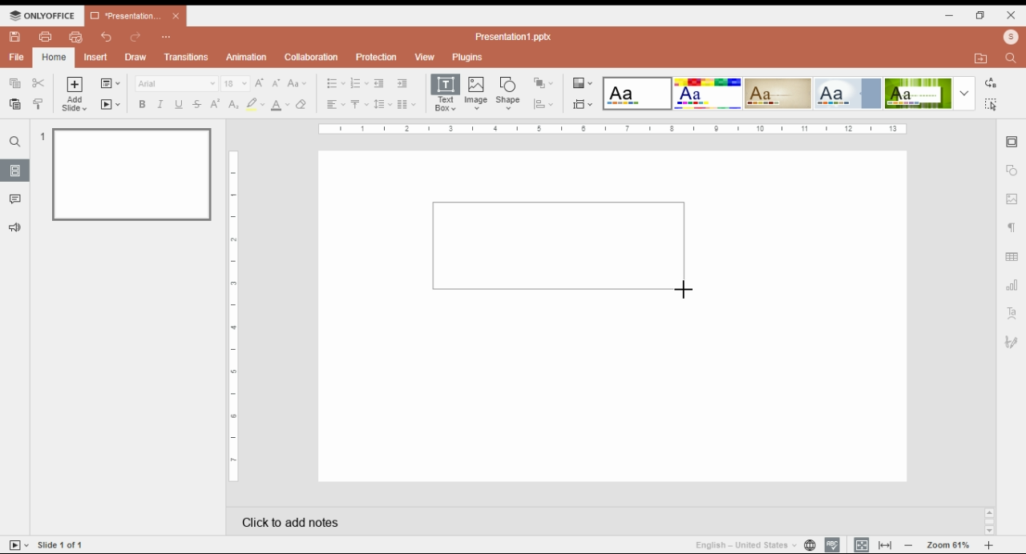  What do you see at coordinates (708, 94) in the screenshot?
I see `color theme` at bounding box center [708, 94].